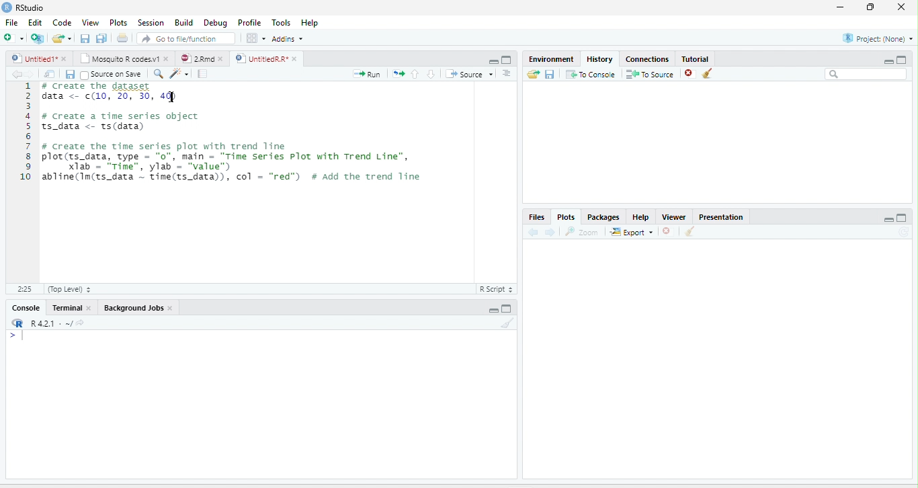 The height and width of the screenshot is (488, 918). Describe the element at coordinates (203, 74) in the screenshot. I see `Compile Report` at that location.